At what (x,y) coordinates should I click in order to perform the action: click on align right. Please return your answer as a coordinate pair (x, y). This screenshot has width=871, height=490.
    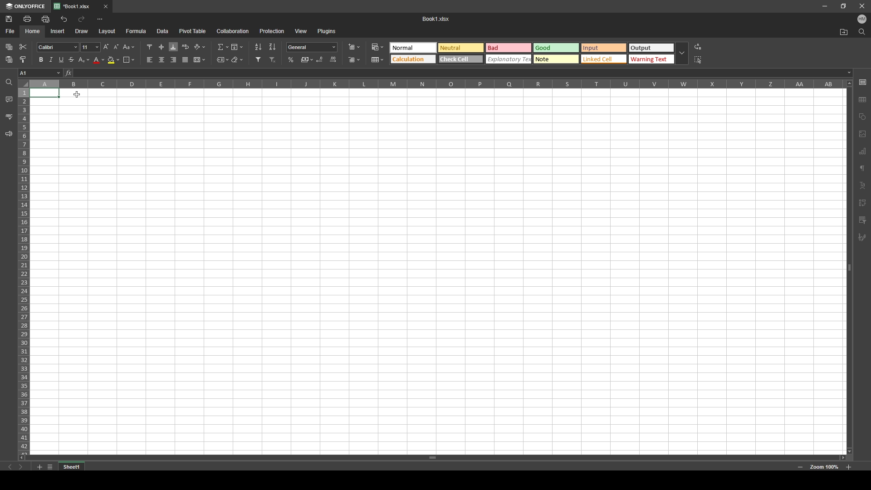
    Looking at the image, I should click on (173, 60).